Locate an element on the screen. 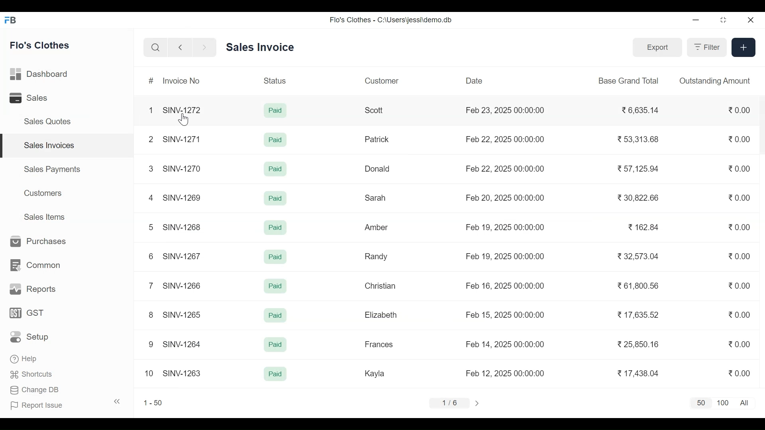  Paid is located at coordinates (276, 257).